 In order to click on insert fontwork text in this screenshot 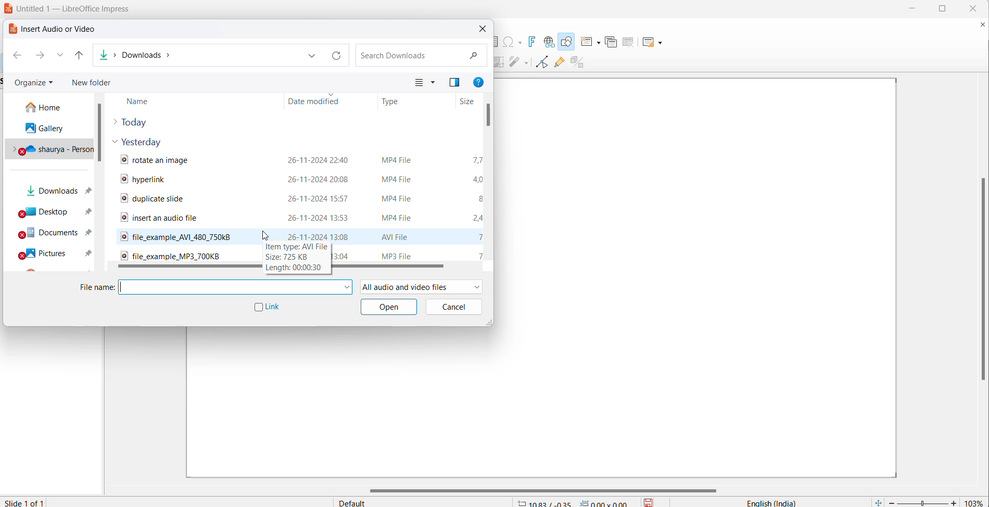, I will do `click(535, 42)`.